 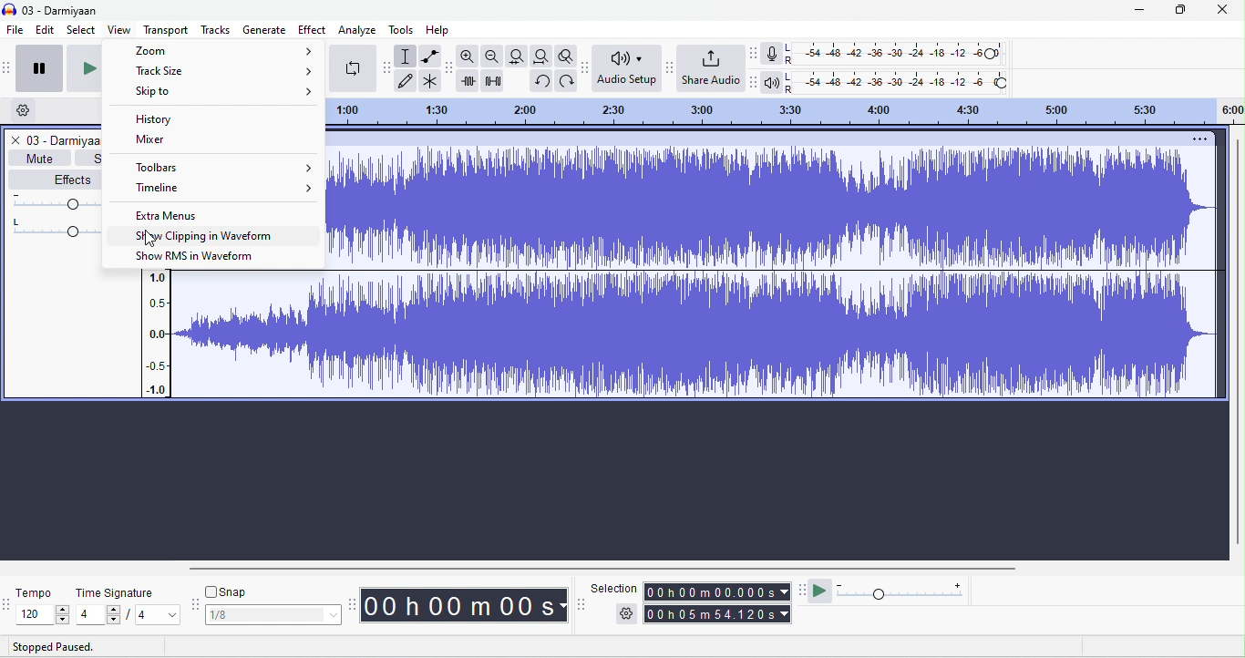 I want to click on time signature, so click(x=118, y=593).